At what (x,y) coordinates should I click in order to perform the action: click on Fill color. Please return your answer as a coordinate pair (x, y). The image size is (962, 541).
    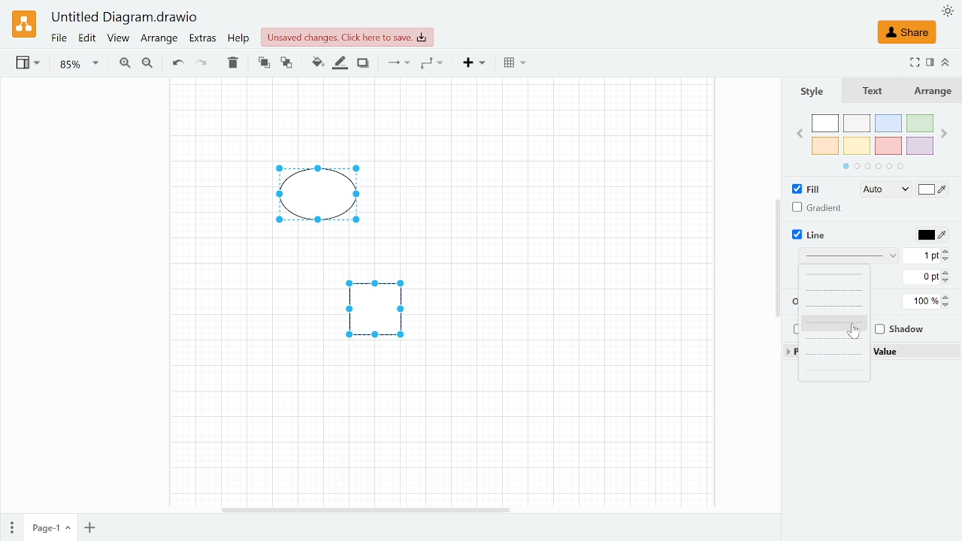
    Looking at the image, I should click on (933, 191).